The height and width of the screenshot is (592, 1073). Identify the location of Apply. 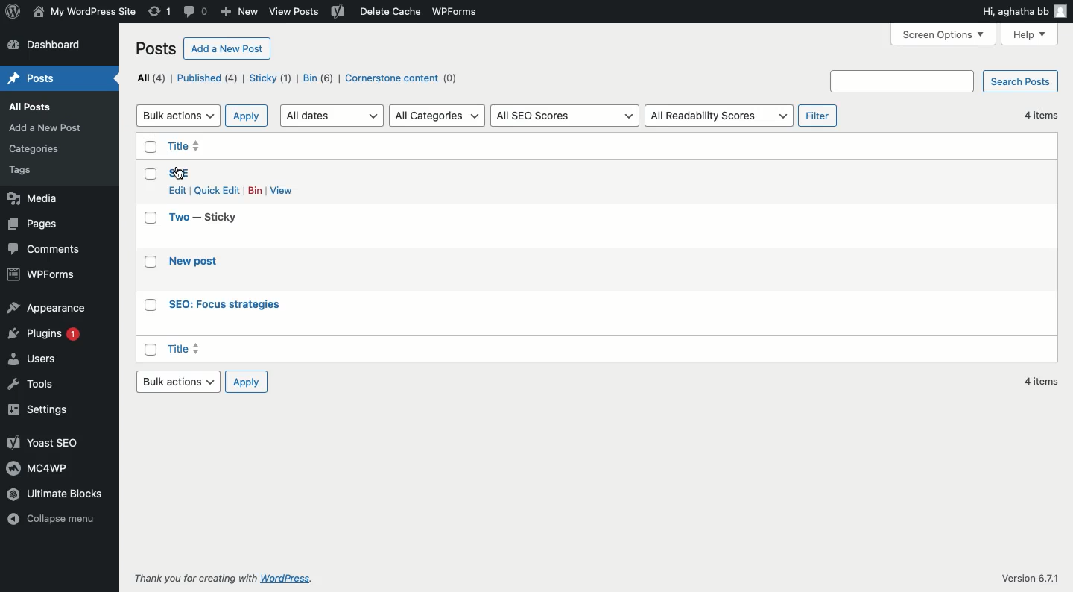
(247, 382).